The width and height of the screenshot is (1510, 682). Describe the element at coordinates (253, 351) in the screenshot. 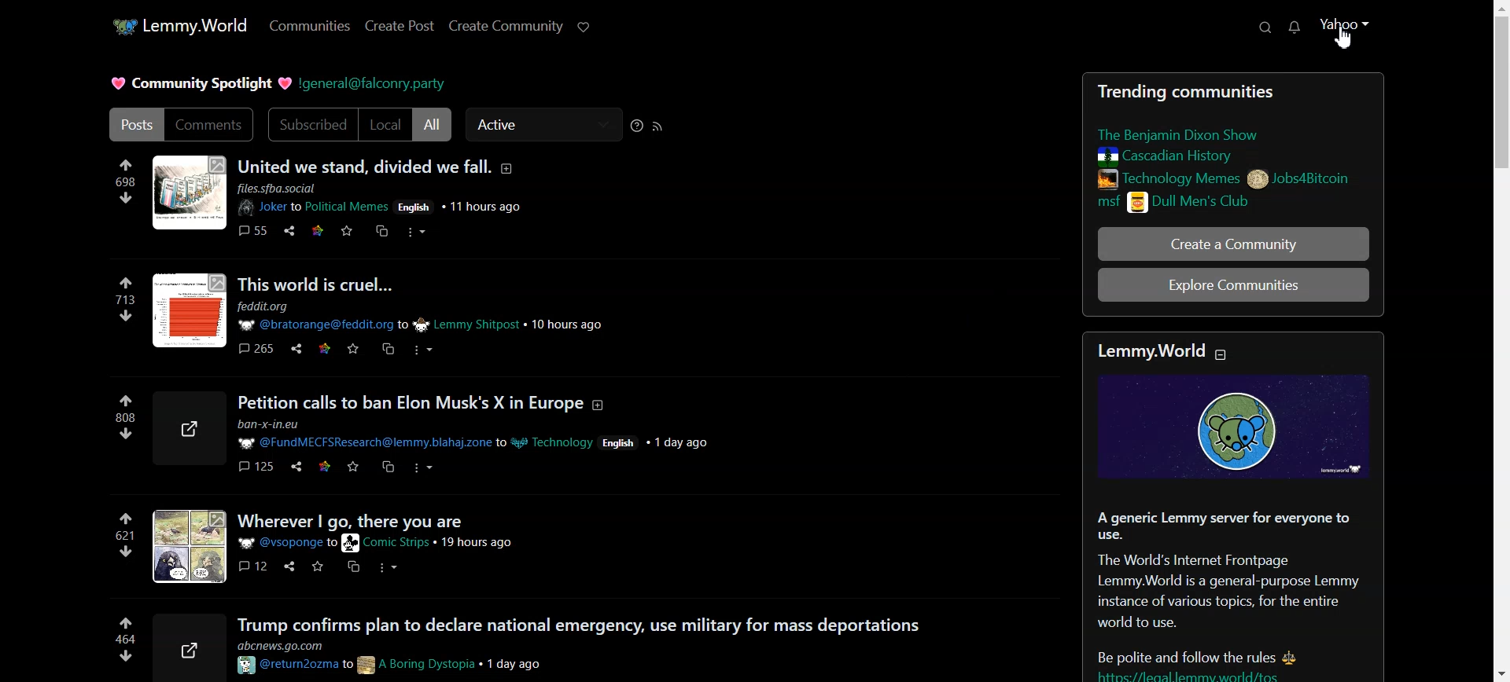

I see `265` at that location.